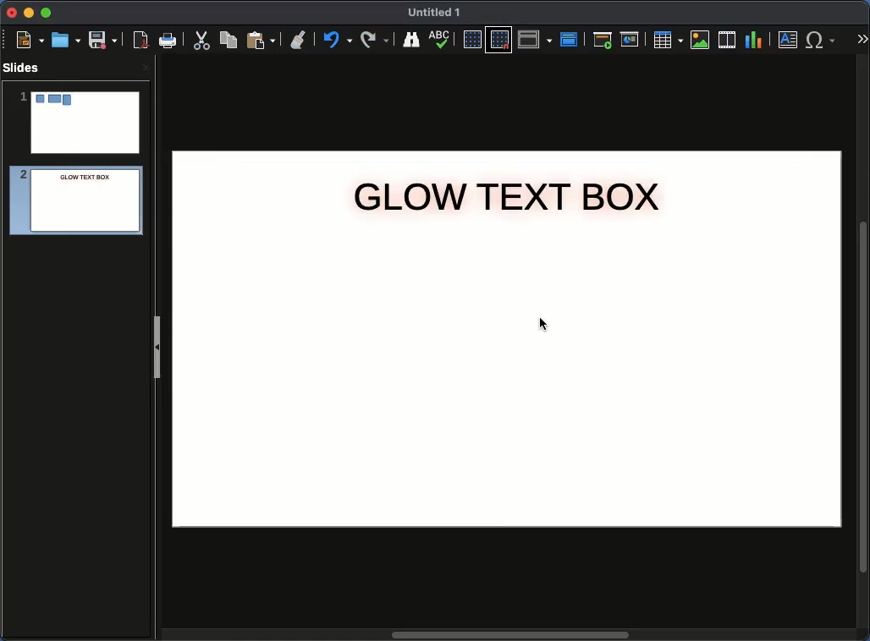 Image resolution: width=870 pixels, height=641 pixels. What do you see at coordinates (501, 39) in the screenshot?
I see `Snap to grid` at bounding box center [501, 39].